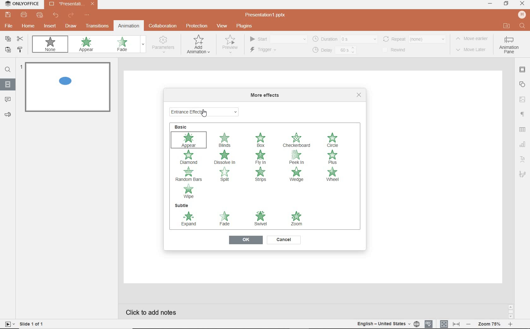 Image resolution: width=530 pixels, height=329 pixels. What do you see at coordinates (414, 38) in the screenshot?
I see `rewind` at bounding box center [414, 38].